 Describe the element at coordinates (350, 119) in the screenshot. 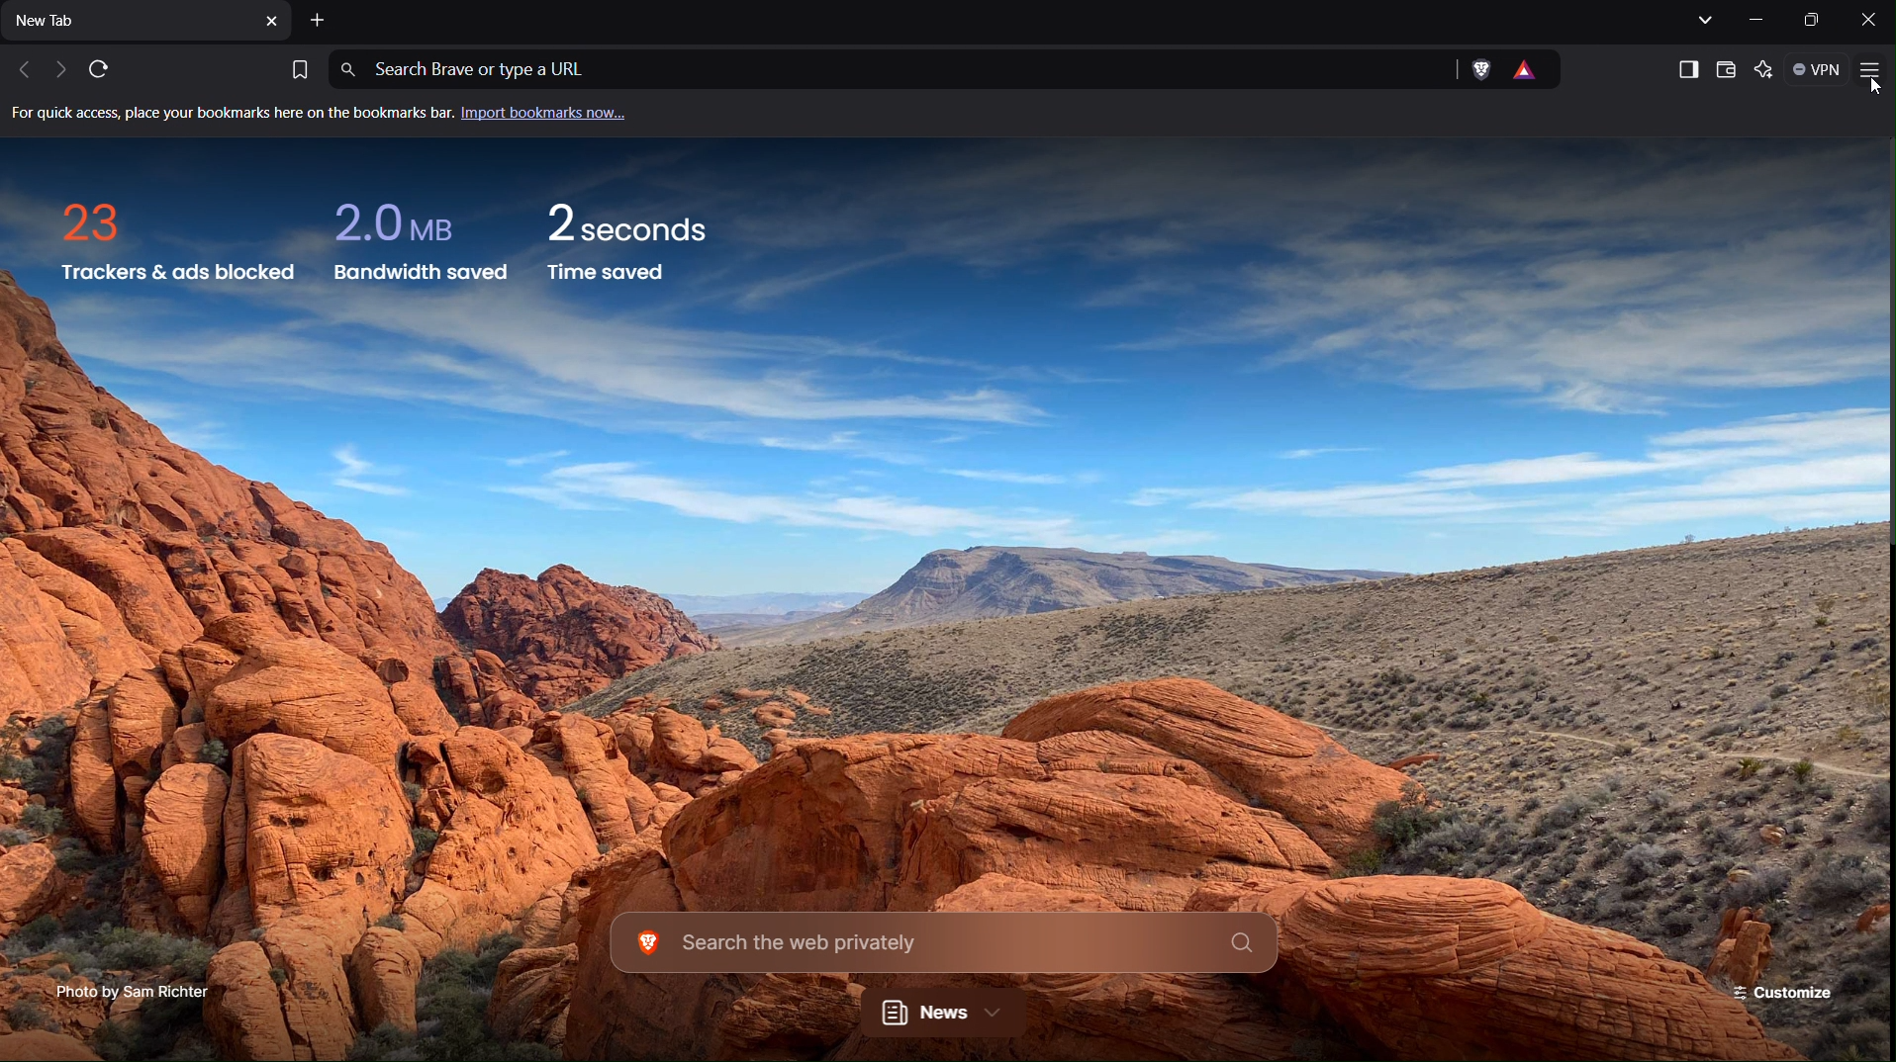

I see `Import bookmarks` at that location.